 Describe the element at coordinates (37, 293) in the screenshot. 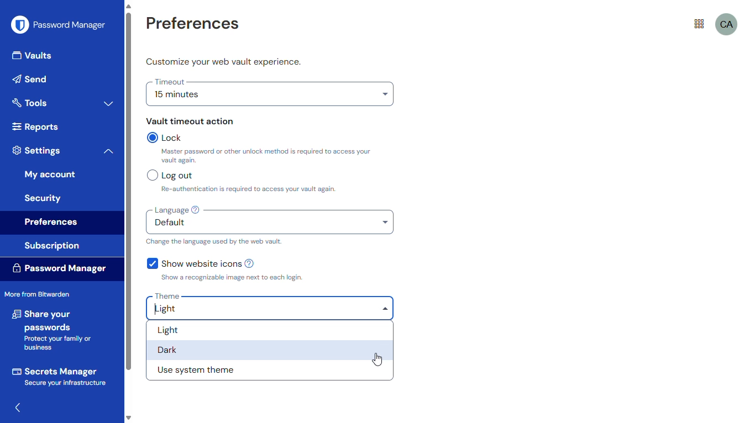

I see `more from bitwarden` at that location.